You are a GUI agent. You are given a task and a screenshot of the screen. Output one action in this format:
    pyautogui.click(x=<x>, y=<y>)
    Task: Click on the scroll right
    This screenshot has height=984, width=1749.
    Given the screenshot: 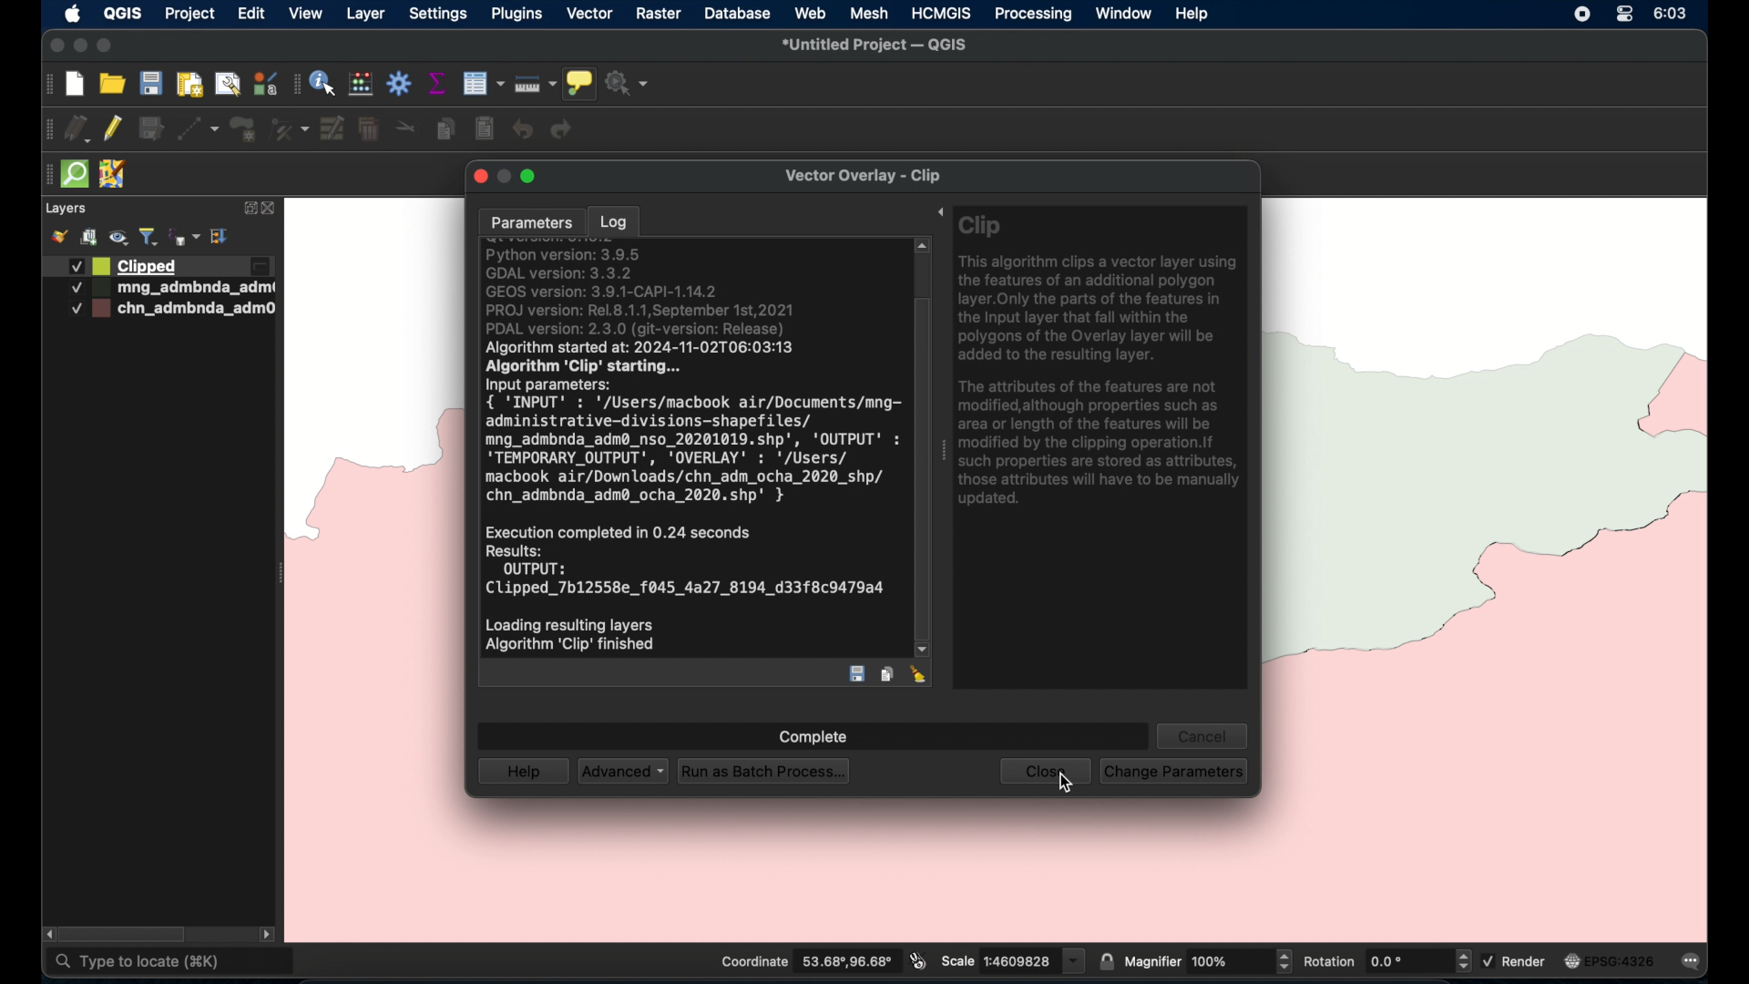 What is the action you would take?
    pyautogui.click(x=267, y=937)
    